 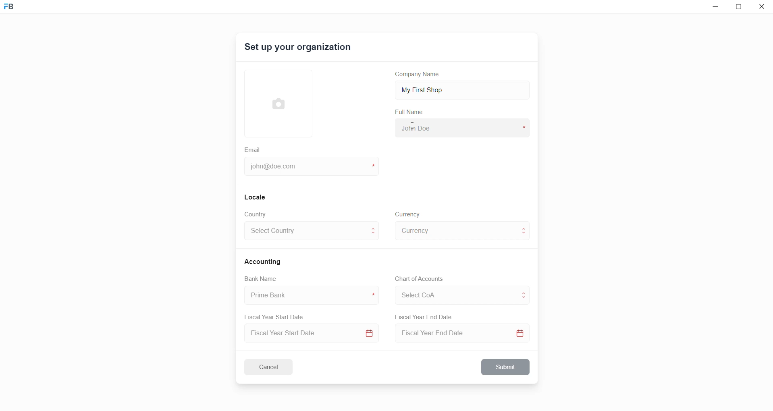 I want to click on Currency, so click(x=409, y=214).